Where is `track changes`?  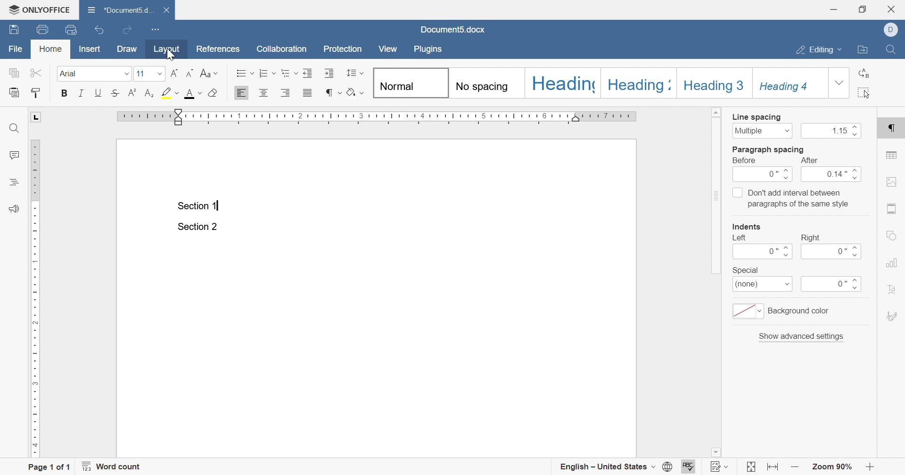 track changes is located at coordinates (720, 466).